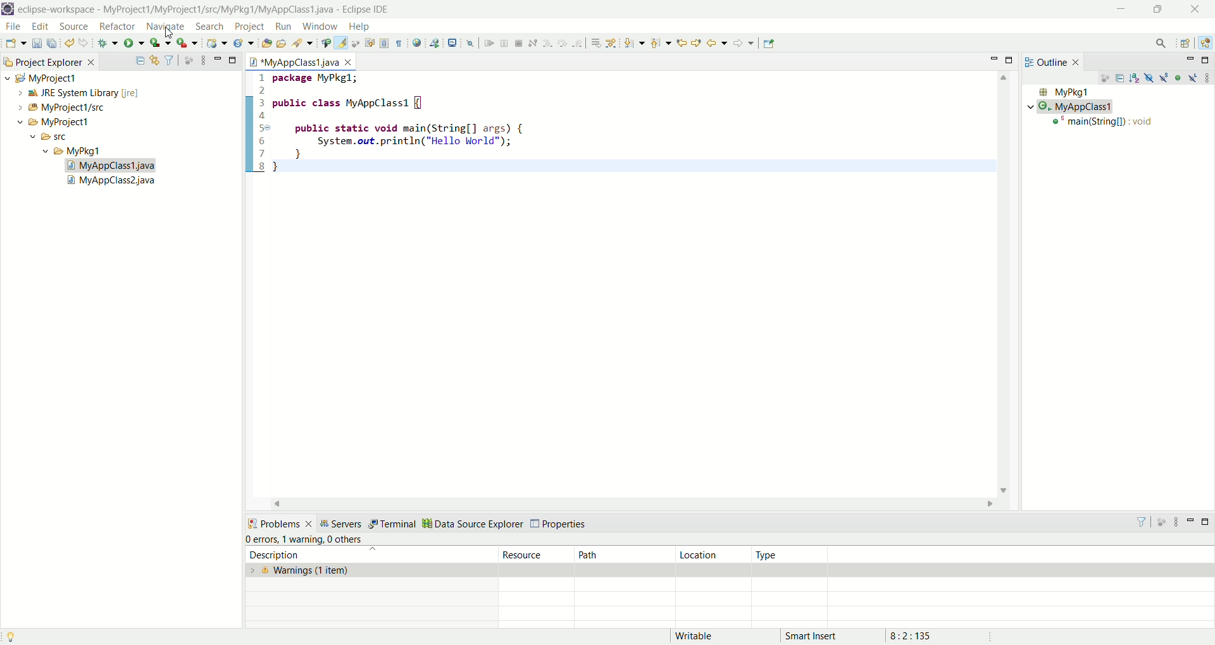 This screenshot has width=1215, height=645. I want to click on maximize, so click(1207, 60).